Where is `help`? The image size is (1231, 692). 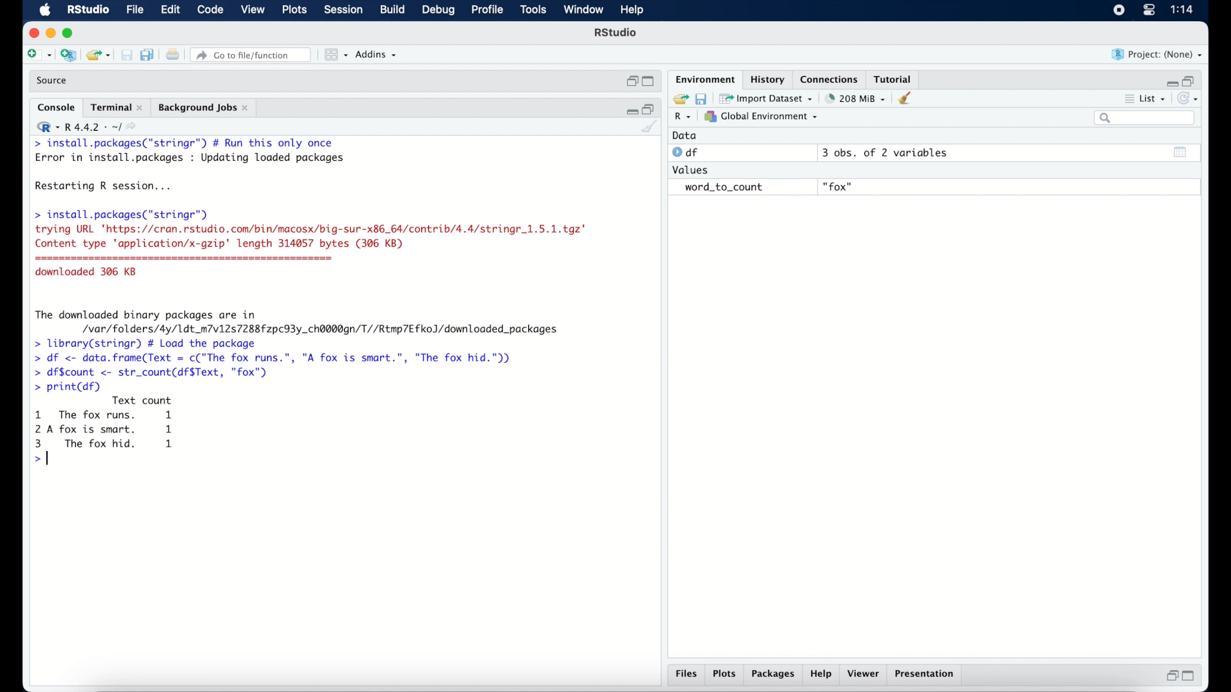
help is located at coordinates (823, 675).